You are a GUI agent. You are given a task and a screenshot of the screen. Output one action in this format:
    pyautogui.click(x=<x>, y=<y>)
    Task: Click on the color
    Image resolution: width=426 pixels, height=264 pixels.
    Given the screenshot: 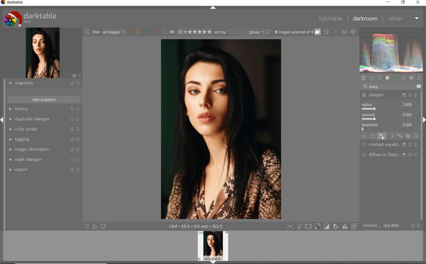 What is the action you would take?
    pyautogui.click(x=396, y=78)
    